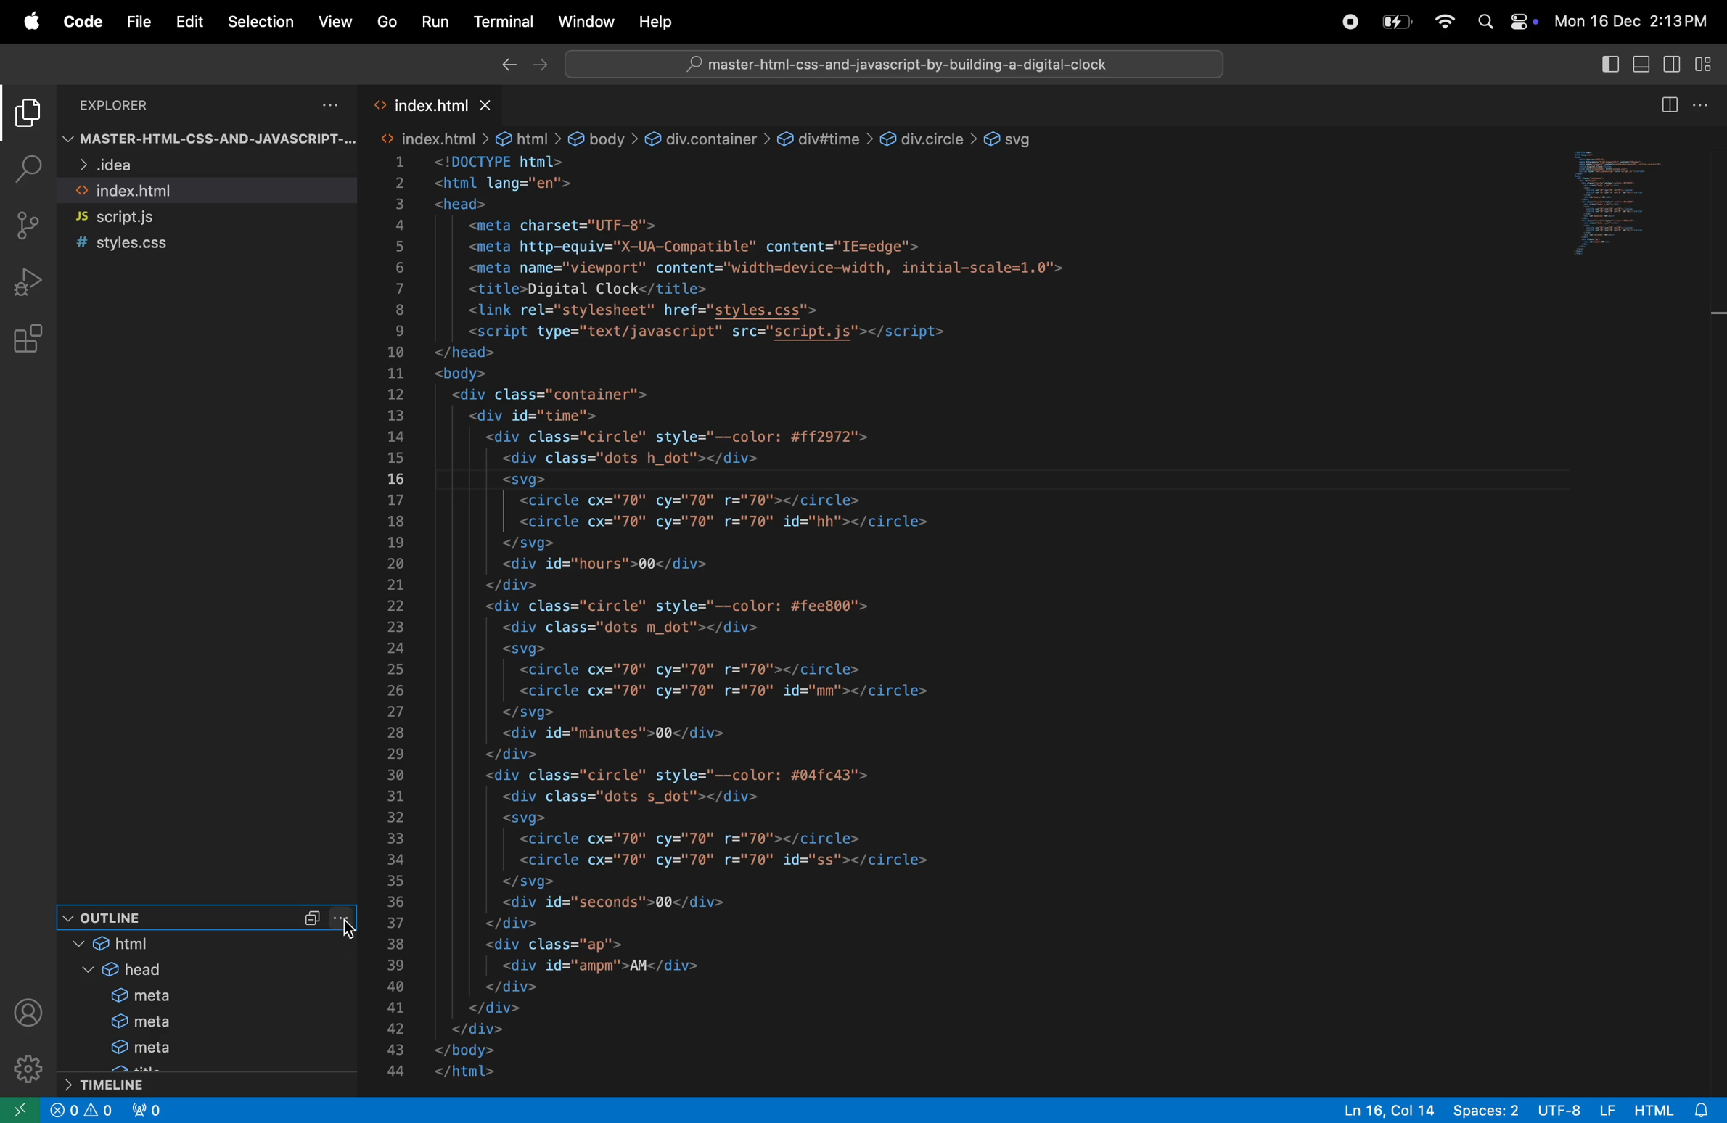 The height and width of the screenshot is (1123, 1727). What do you see at coordinates (604, 141) in the screenshot?
I see `body` at bounding box center [604, 141].